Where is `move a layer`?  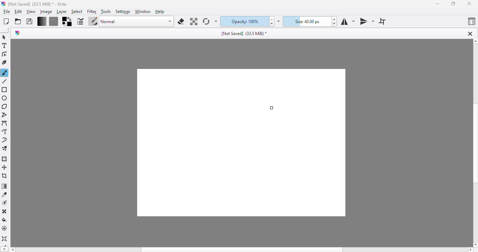
move a layer is located at coordinates (5, 168).